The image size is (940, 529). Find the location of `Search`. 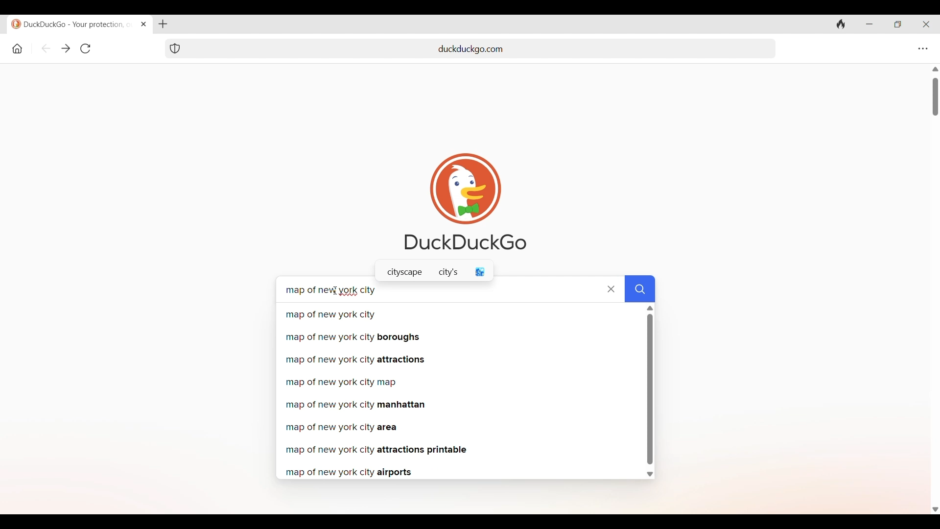

Search is located at coordinates (640, 289).